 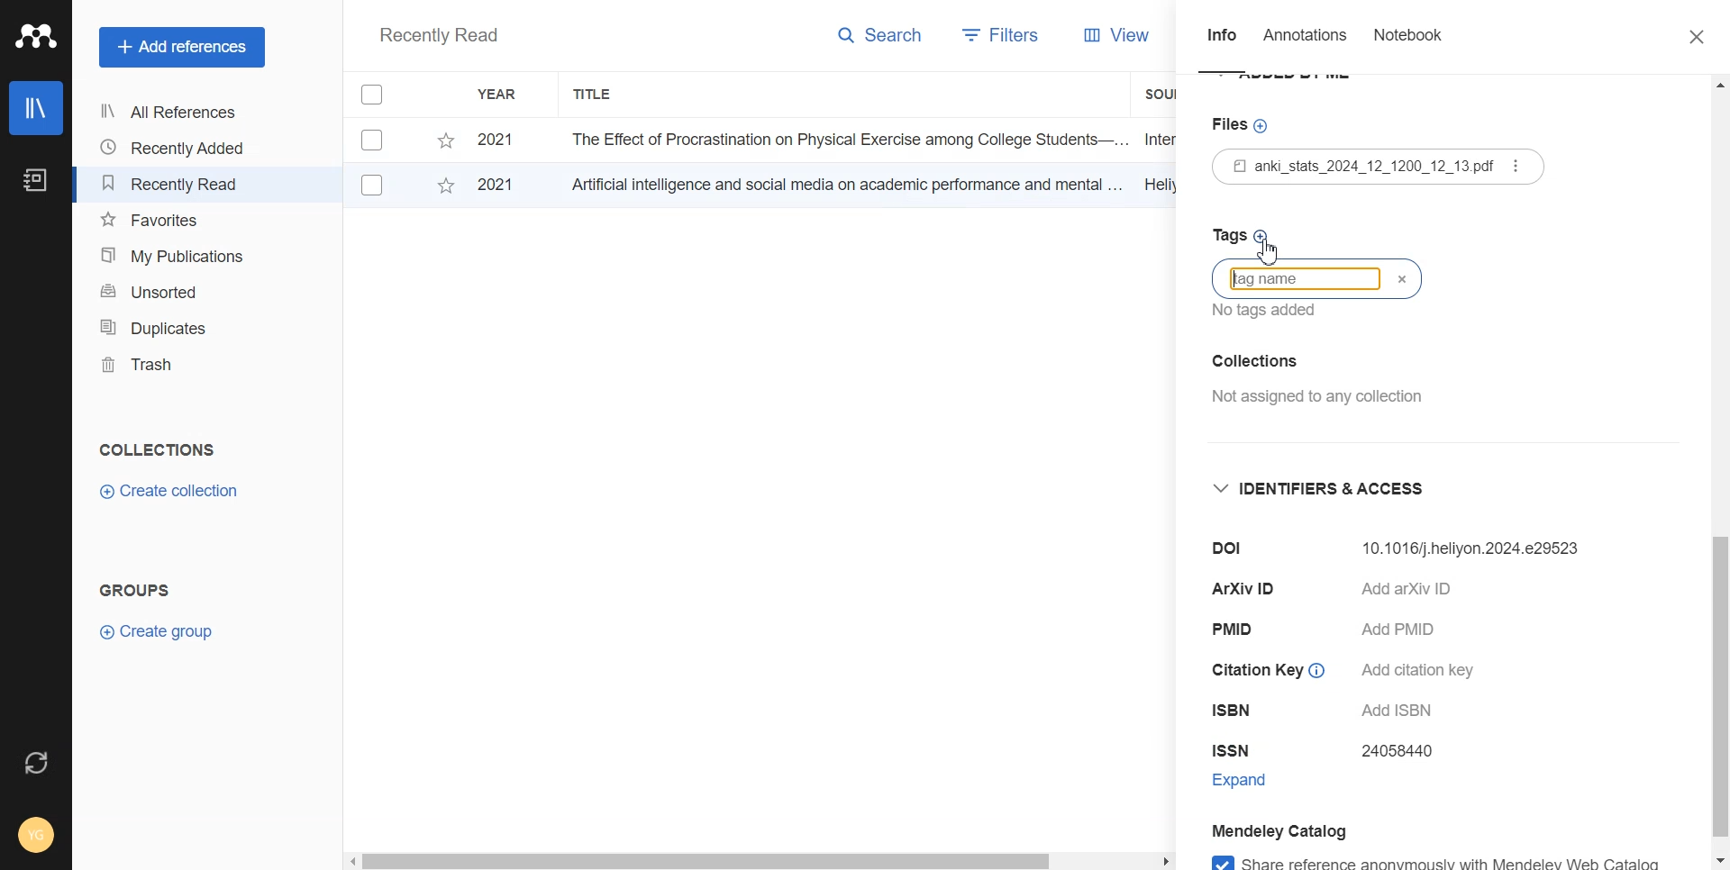 What do you see at coordinates (33, 763) in the screenshot?
I see `Auto sync` at bounding box center [33, 763].